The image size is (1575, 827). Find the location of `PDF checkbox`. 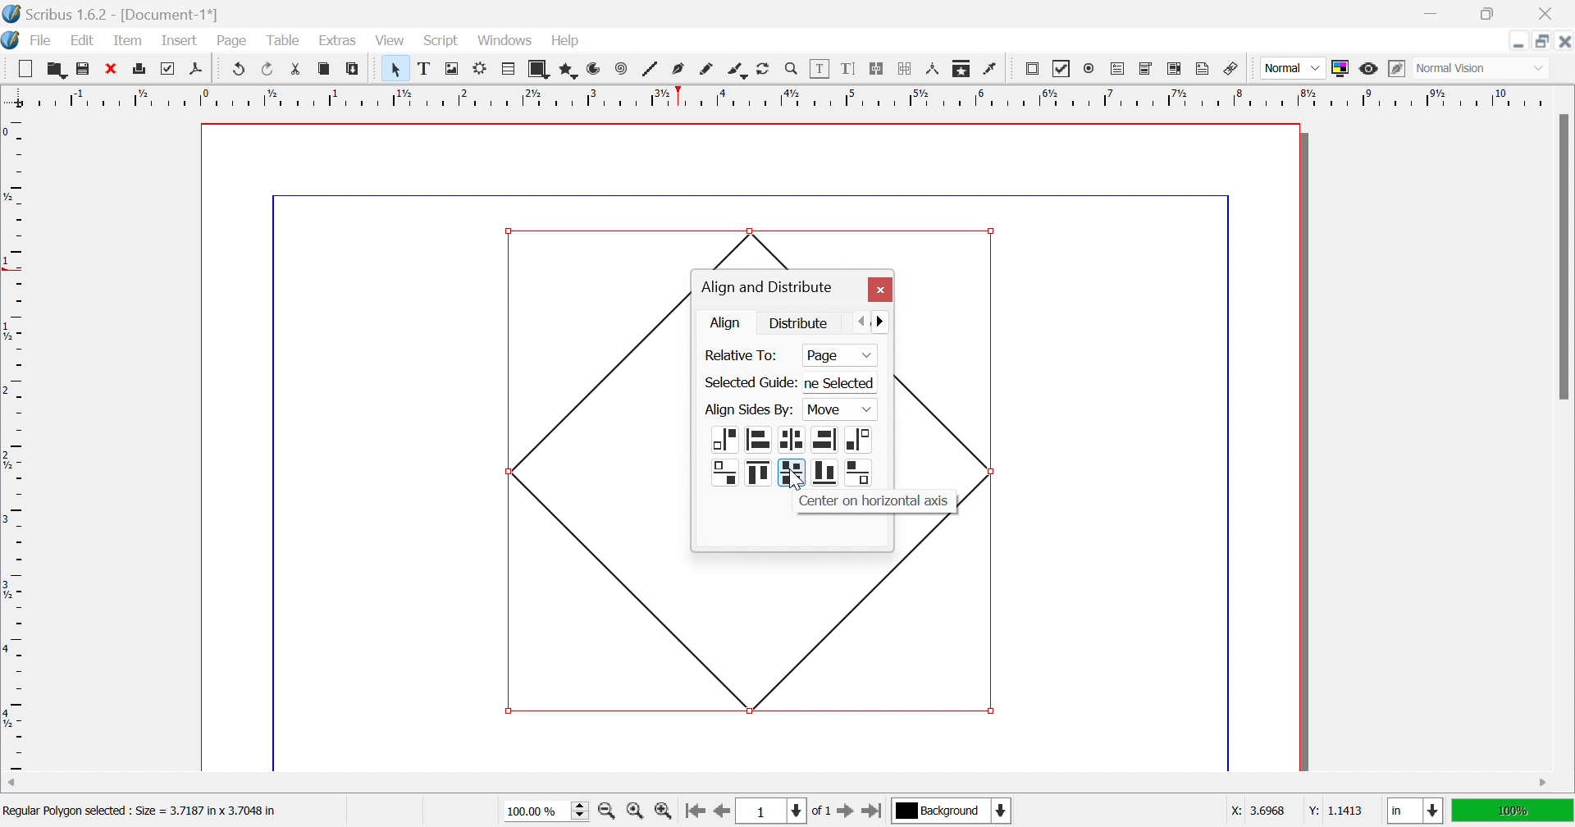

PDF checkbox is located at coordinates (1061, 69).